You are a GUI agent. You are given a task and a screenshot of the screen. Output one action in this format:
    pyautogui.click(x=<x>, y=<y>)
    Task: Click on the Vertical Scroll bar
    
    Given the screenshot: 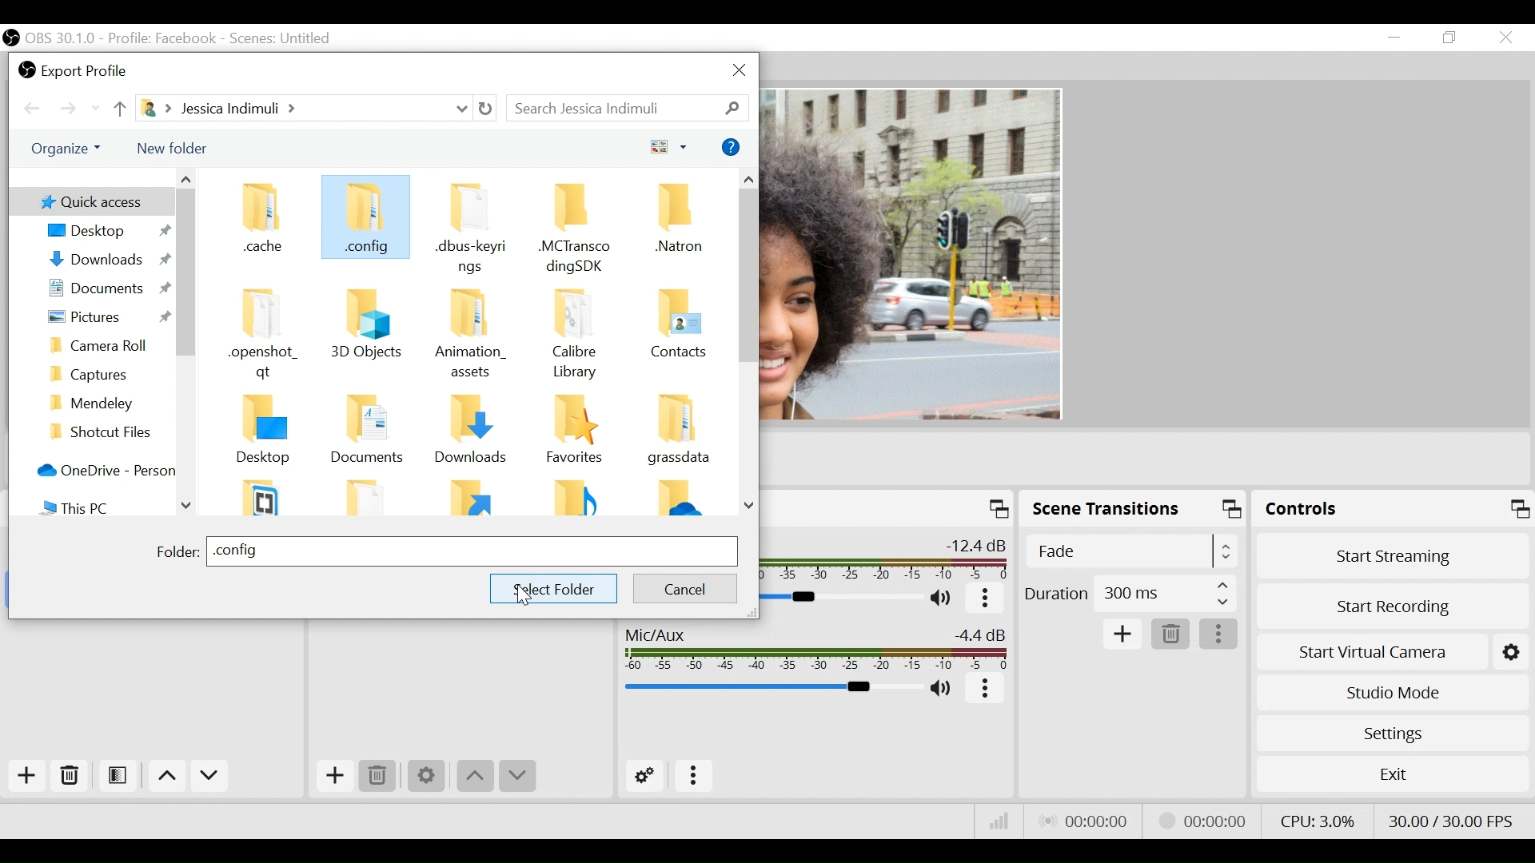 What is the action you would take?
    pyautogui.click(x=748, y=276)
    